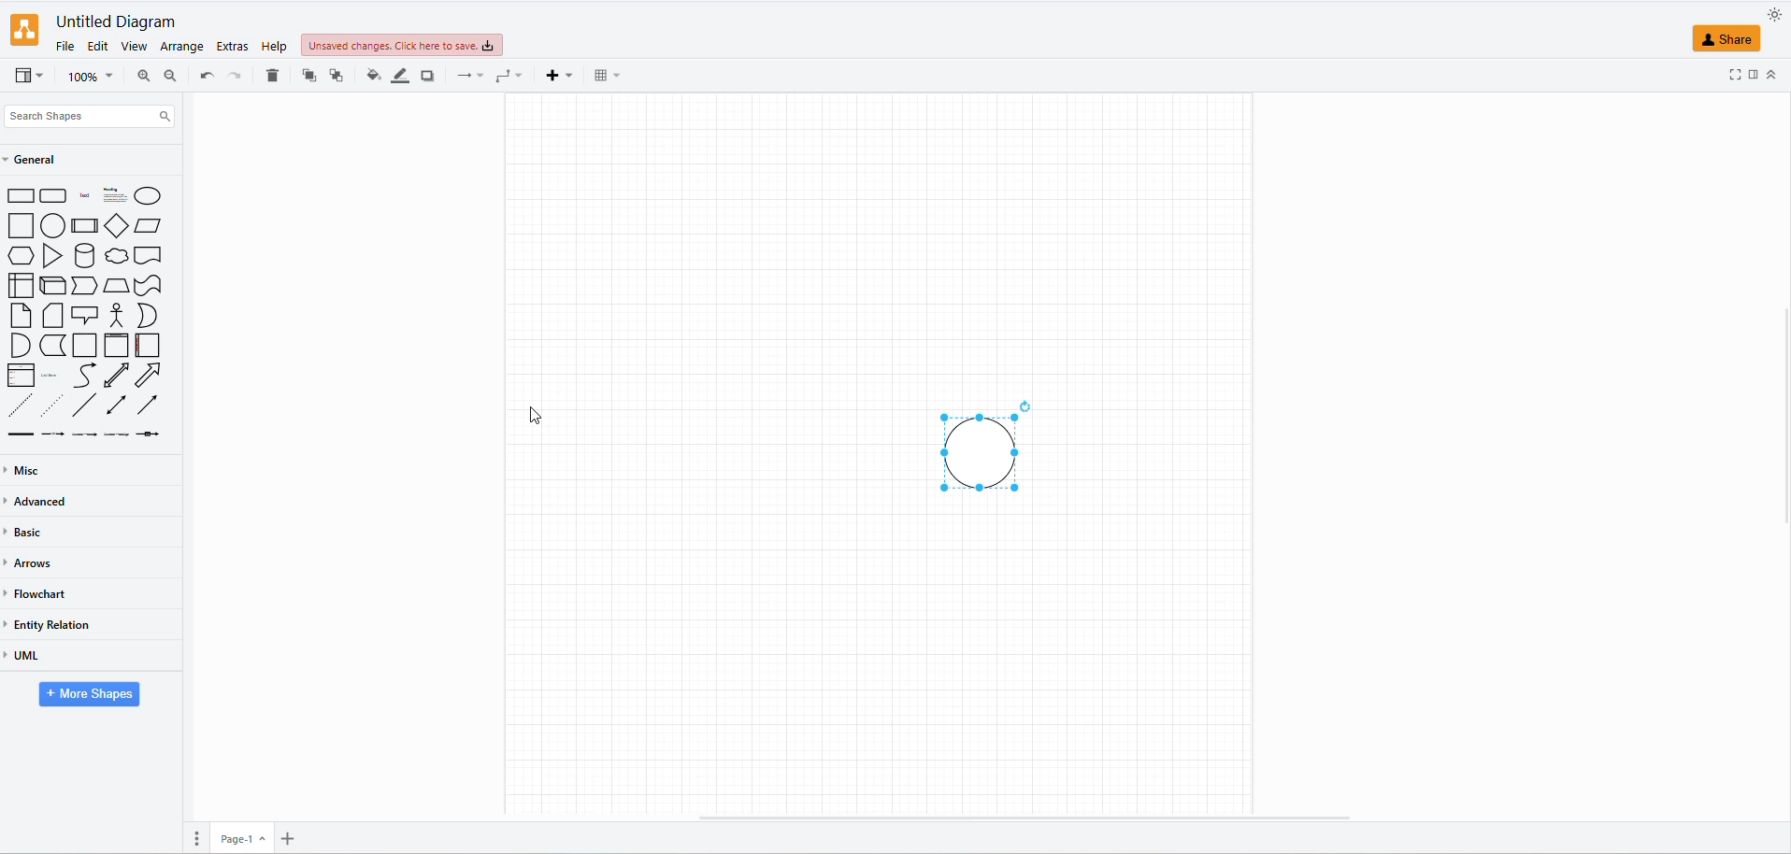 Image resolution: width=1791 pixels, height=854 pixels. I want to click on HELP, so click(271, 48).